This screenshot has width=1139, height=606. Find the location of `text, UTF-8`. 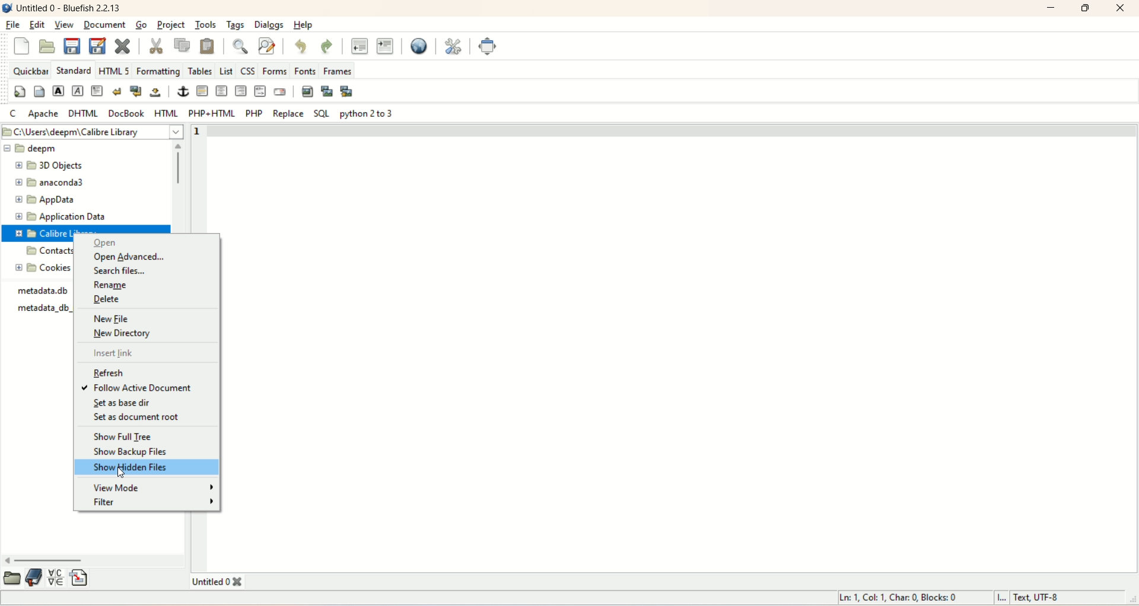

text, UTF-8 is located at coordinates (1055, 598).